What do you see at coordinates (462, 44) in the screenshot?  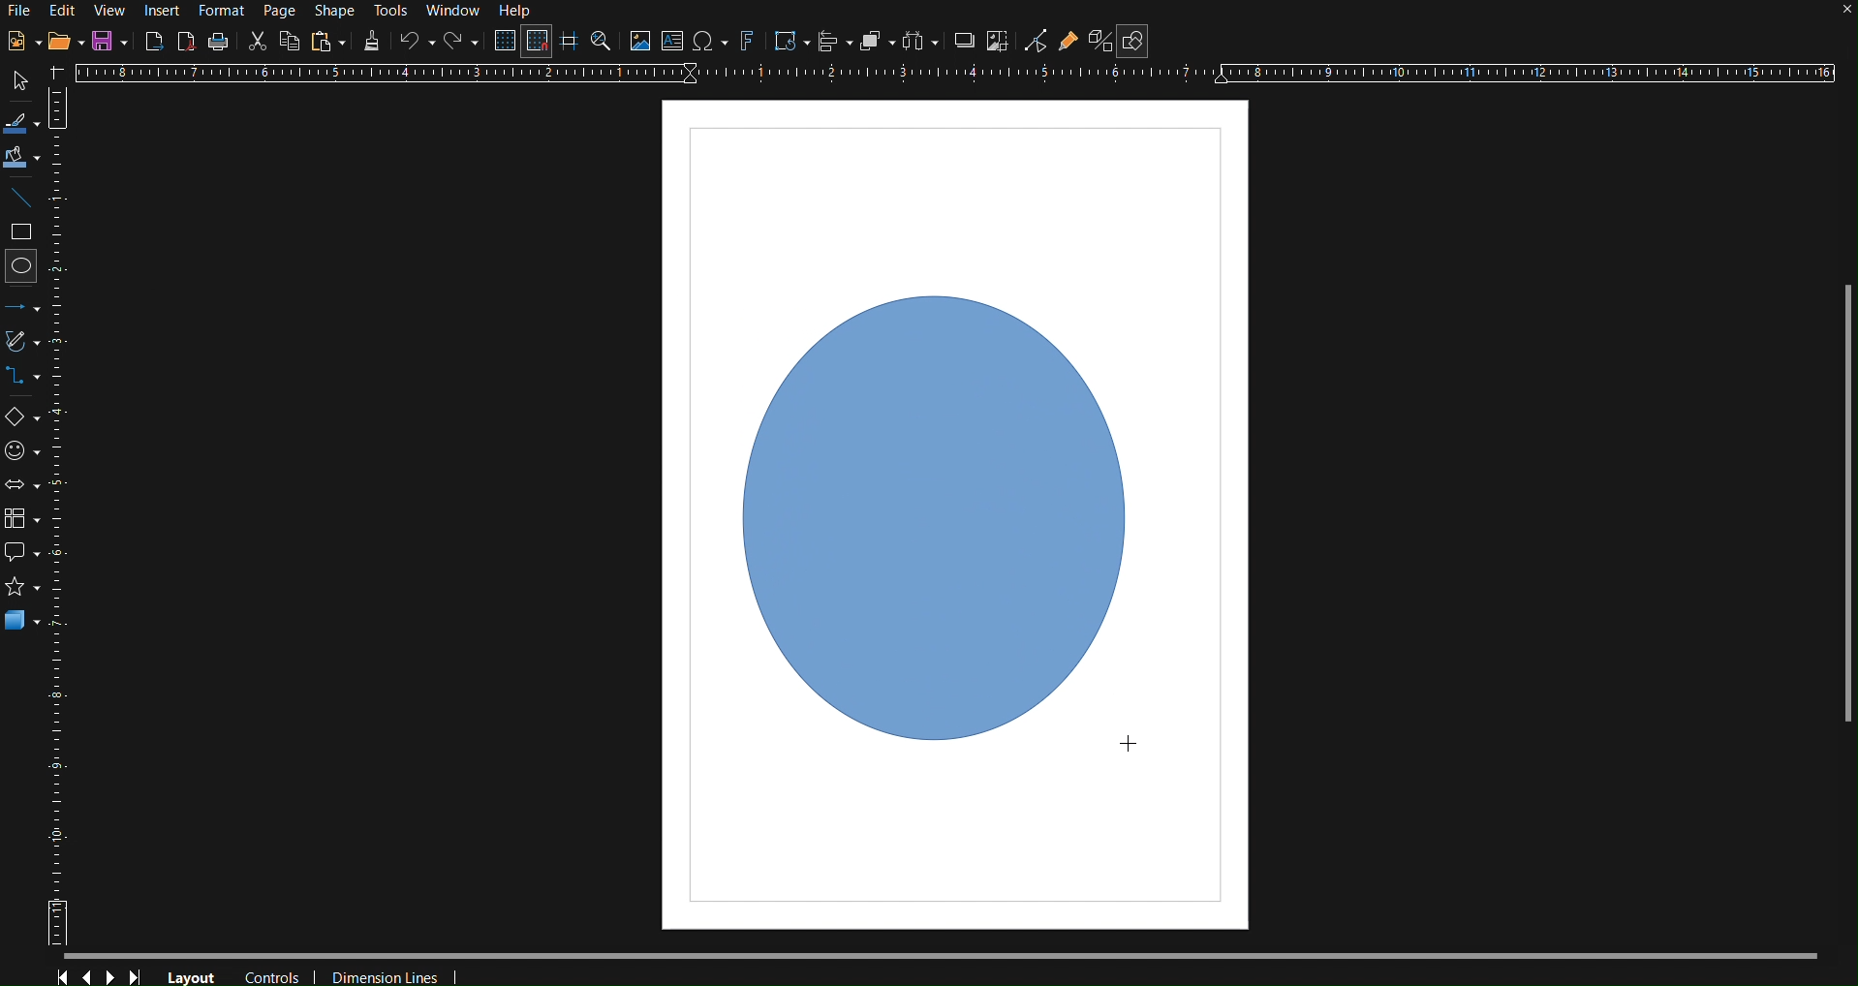 I see `Redo` at bounding box center [462, 44].